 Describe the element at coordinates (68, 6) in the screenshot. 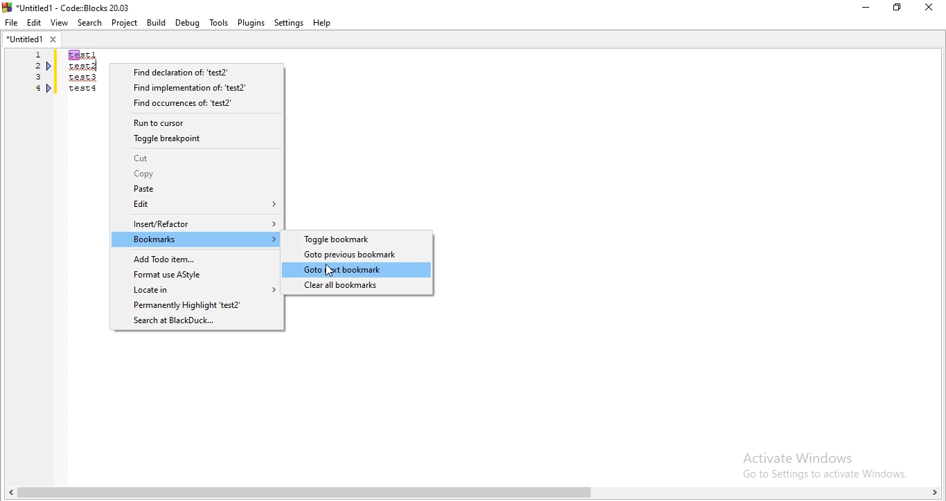

I see `Untitled - Code:: blocks 2003` at that location.